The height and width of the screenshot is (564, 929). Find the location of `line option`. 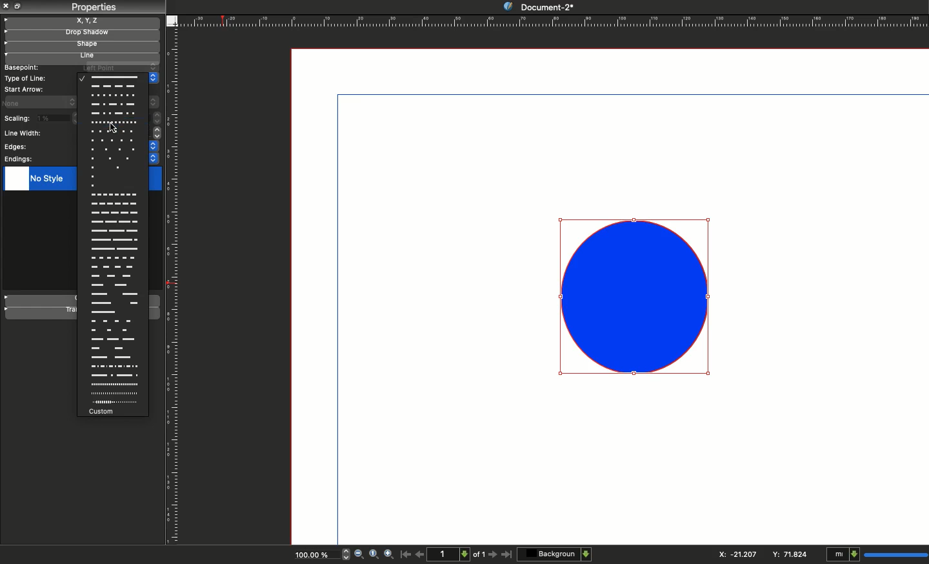

line option is located at coordinates (112, 113).